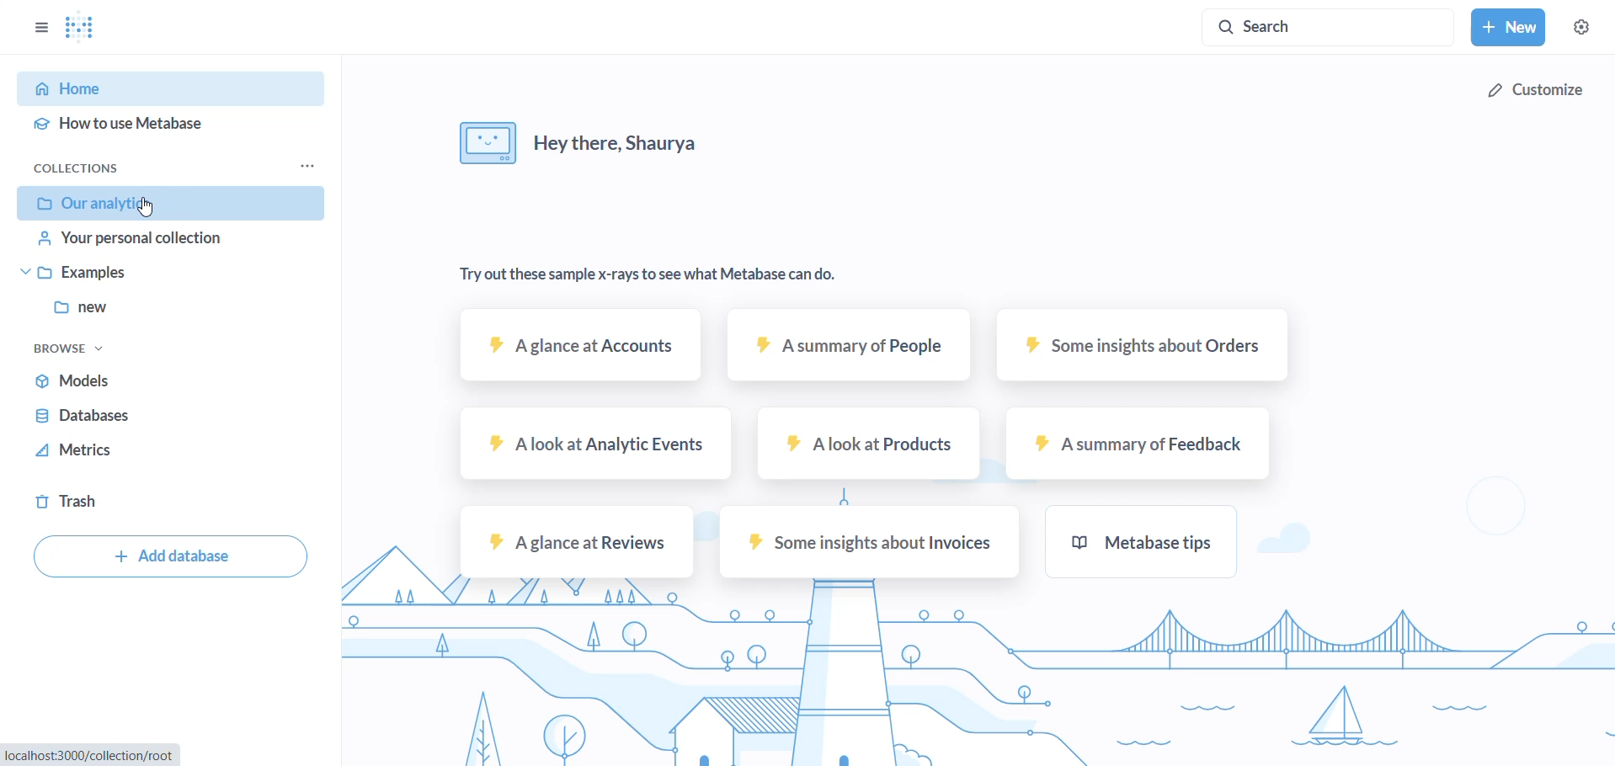  What do you see at coordinates (80, 352) in the screenshot?
I see `browse` at bounding box center [80, 352].